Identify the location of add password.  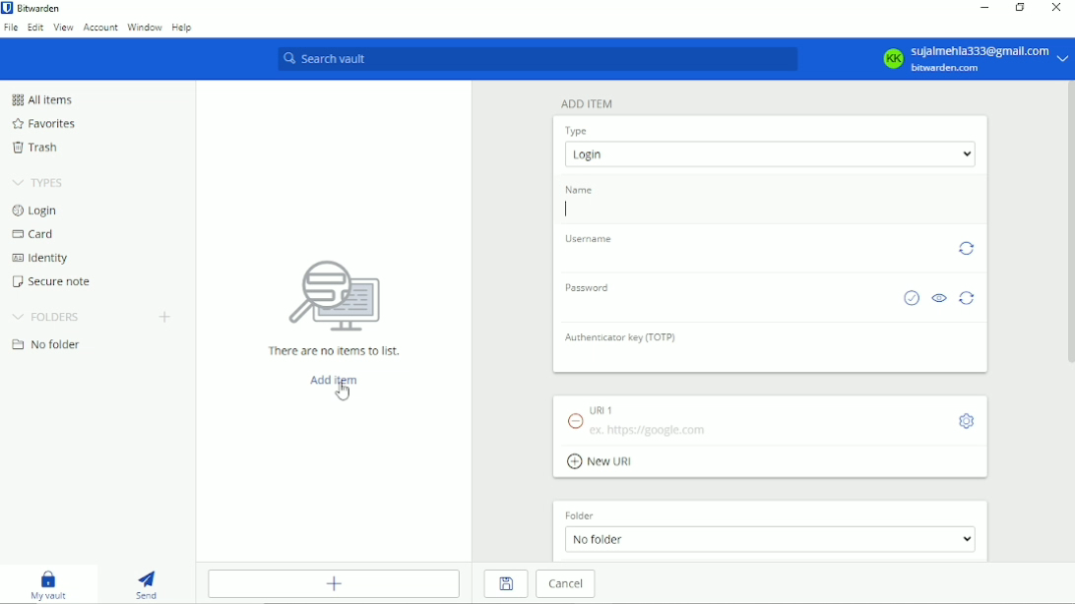
(725, 306).